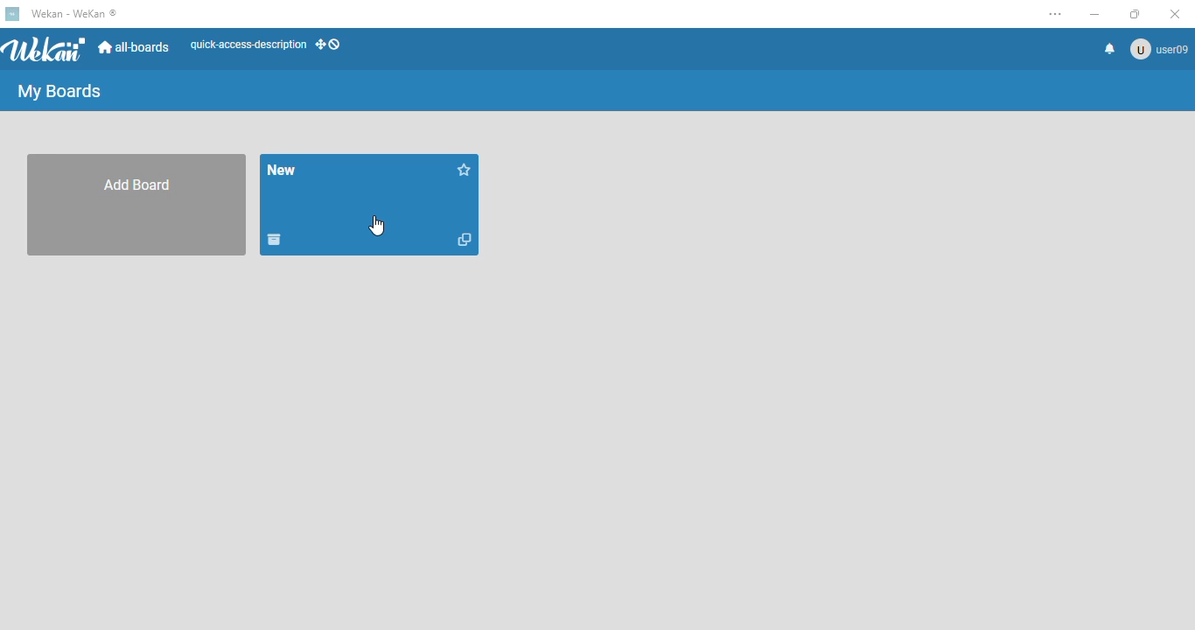  I want to click on show-desktop-drag-handles, so click(328, 44).